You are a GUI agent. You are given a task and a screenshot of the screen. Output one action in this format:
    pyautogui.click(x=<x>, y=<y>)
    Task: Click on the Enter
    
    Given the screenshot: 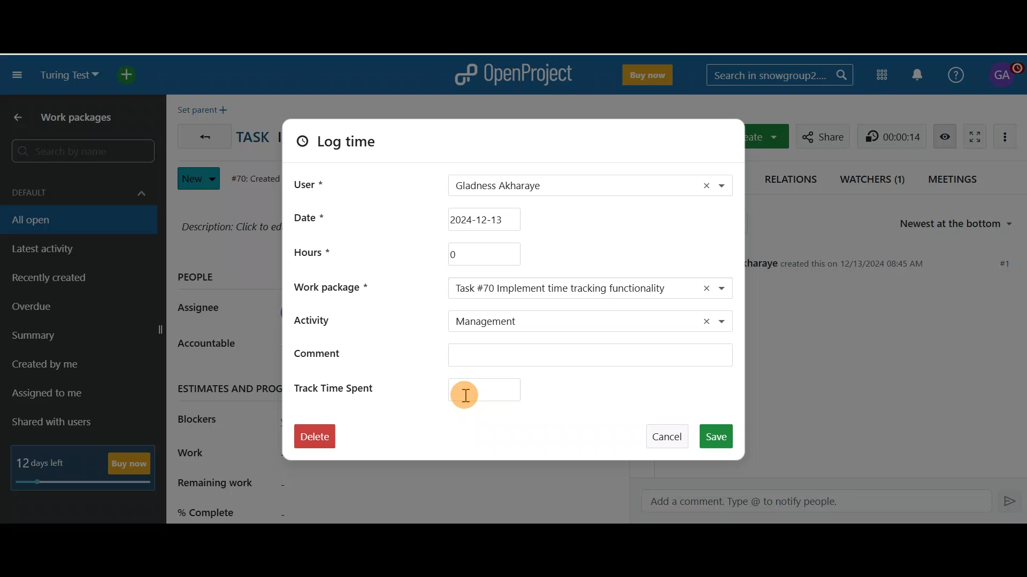 What is the action you would take?
    pyautogui.click(x=1011, y=500)
    